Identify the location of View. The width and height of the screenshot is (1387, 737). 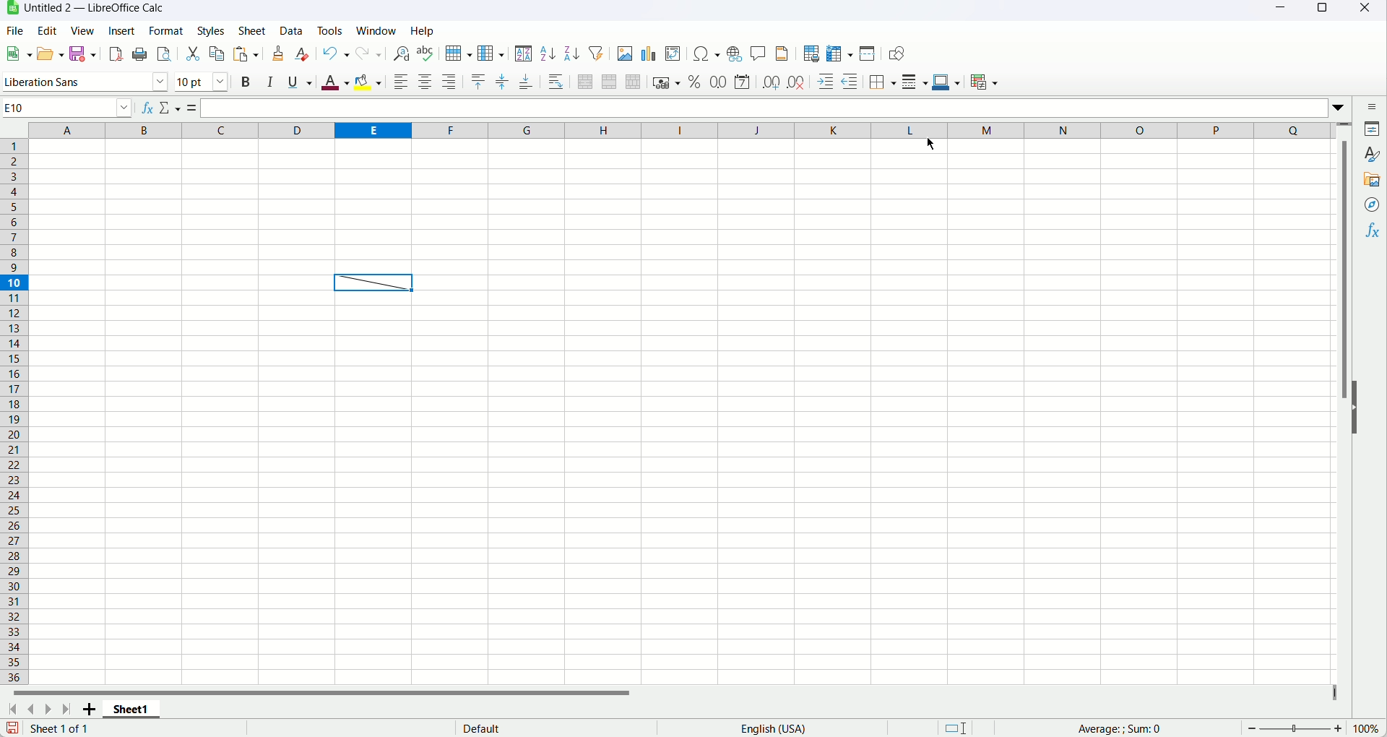
(82, 30).